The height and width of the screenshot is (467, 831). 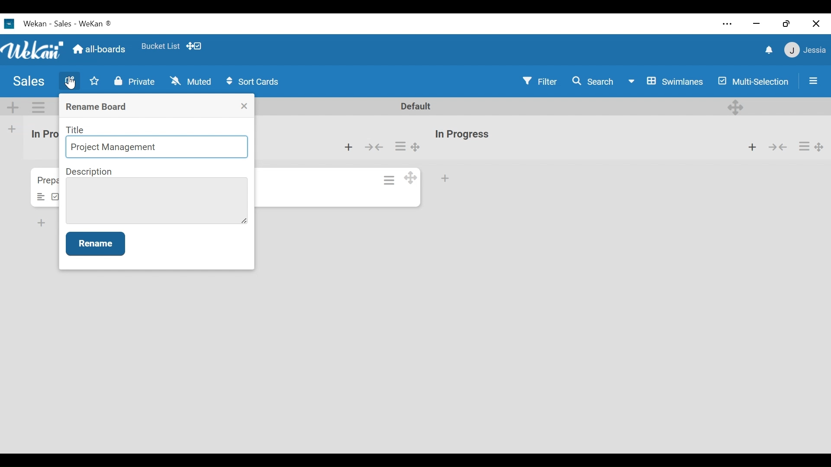 What do you see at coordinates (158, 148) in the screenshot?
I see `Title Field` at bounding box center [158, 148].